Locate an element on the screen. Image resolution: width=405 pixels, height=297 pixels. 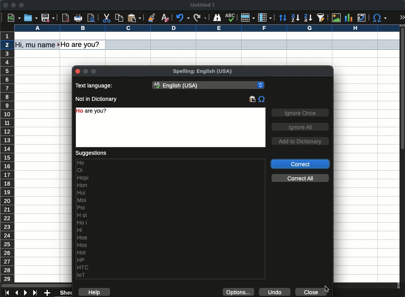
add is located at coordinates (48, 293).